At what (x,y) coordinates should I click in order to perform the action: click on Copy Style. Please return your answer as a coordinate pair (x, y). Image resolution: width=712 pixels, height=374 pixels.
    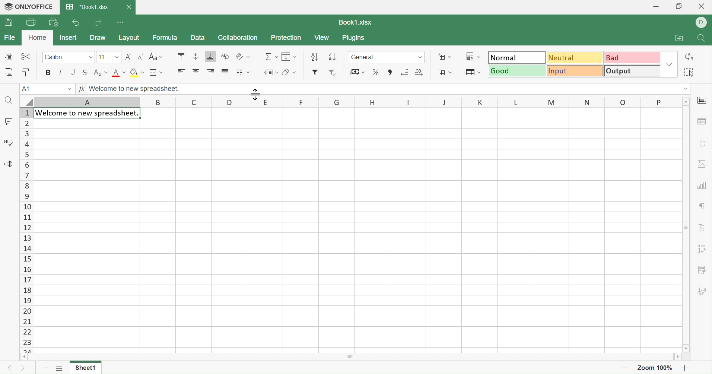
    Looking at the image, I should click on (27, 72).